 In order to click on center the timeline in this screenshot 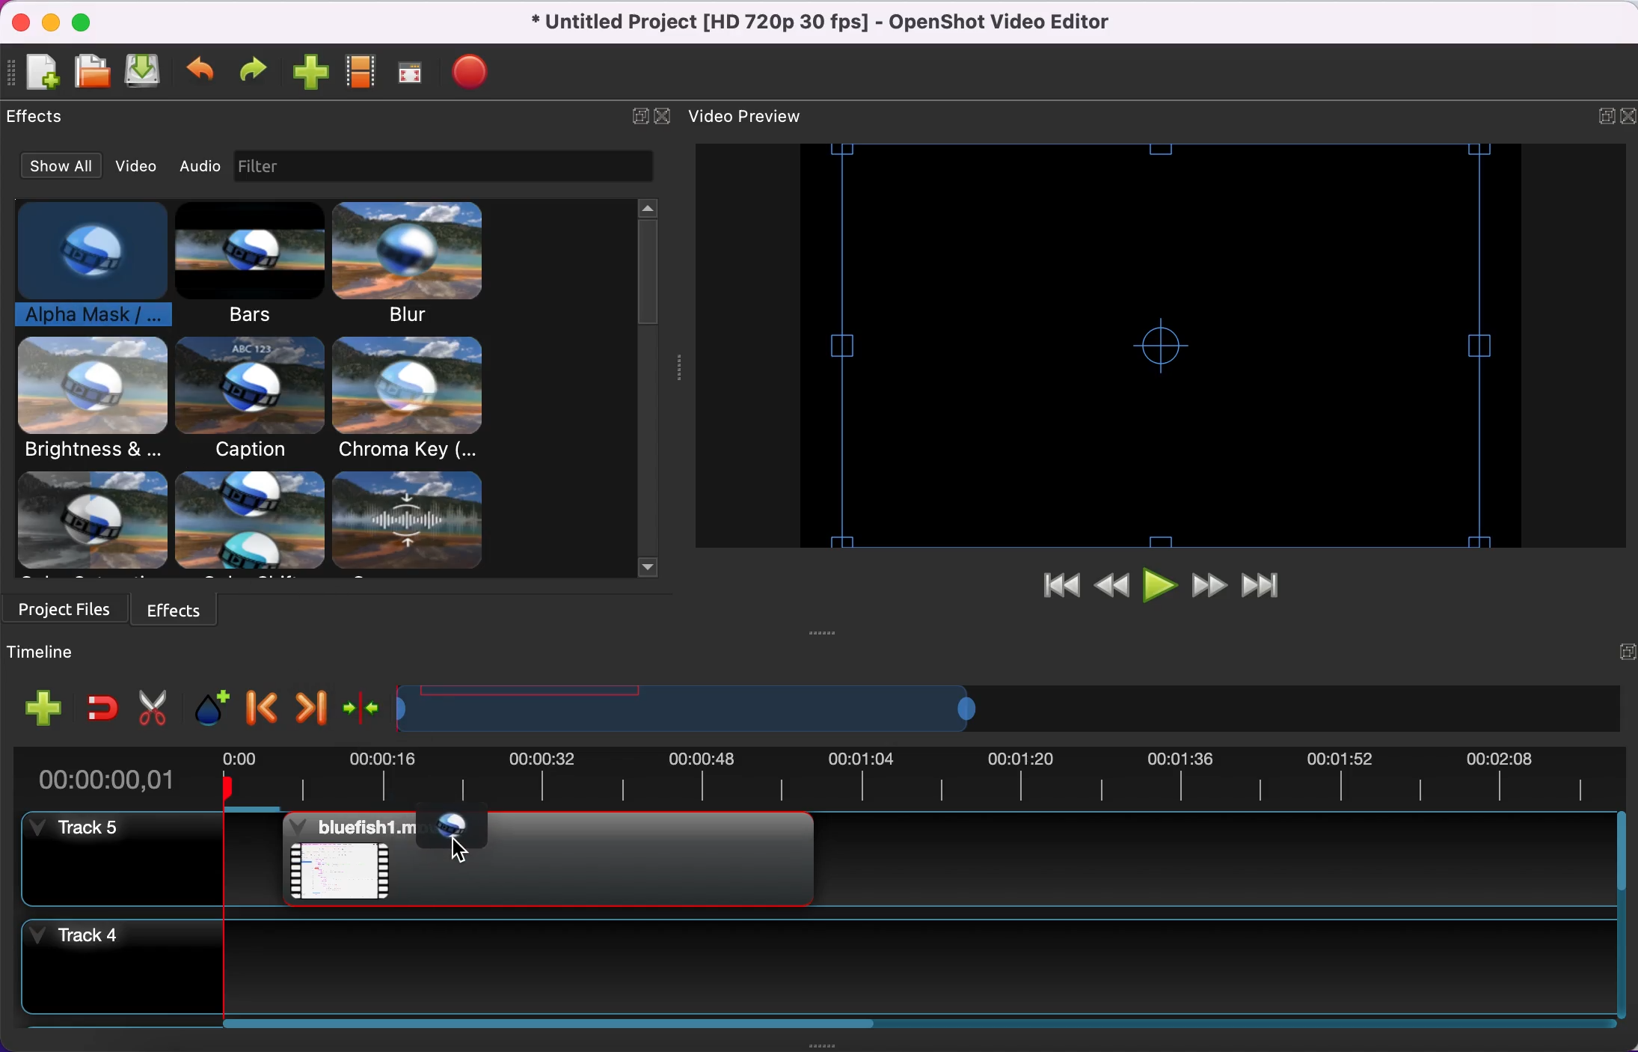, I will do `click(359, 706)`.